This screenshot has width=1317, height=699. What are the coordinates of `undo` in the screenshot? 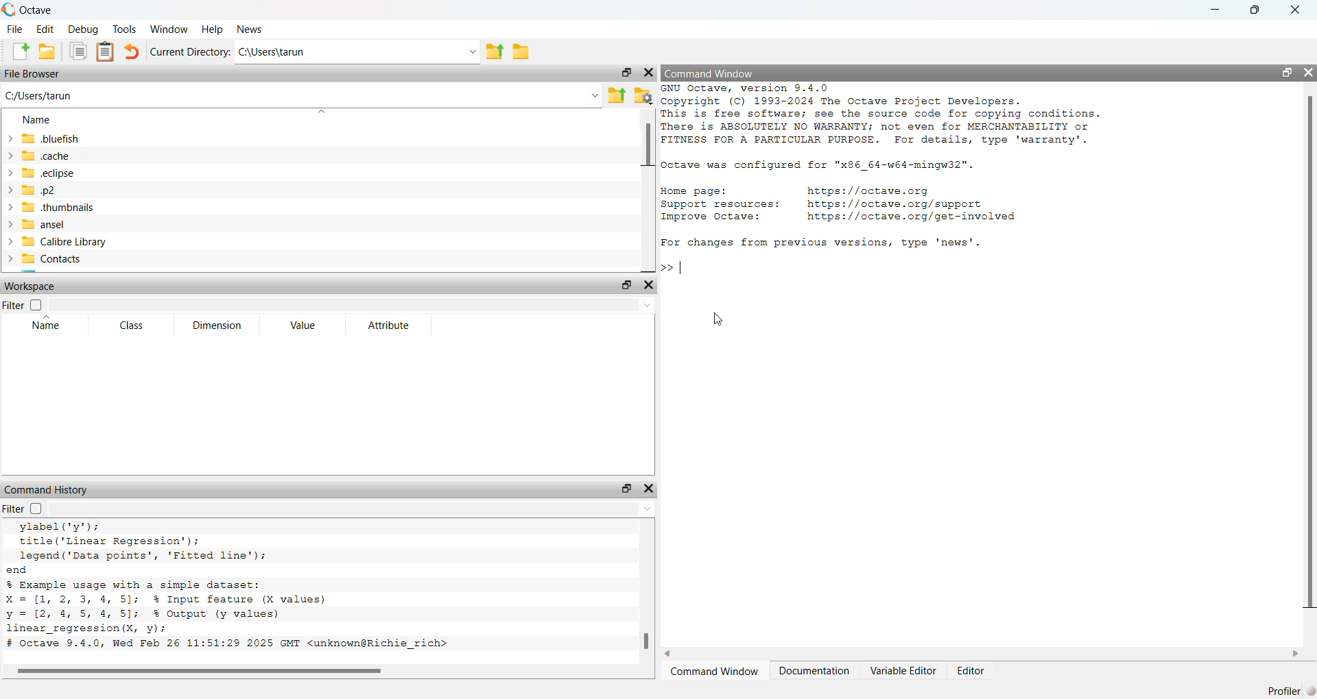 It's located at (134, 52).